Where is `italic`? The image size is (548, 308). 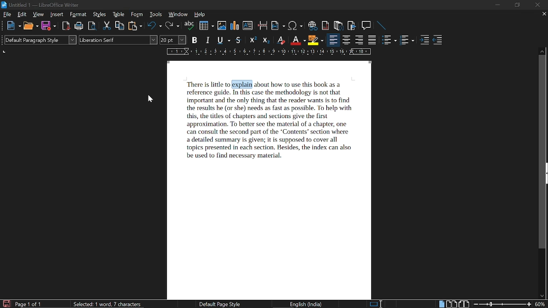
italic is located at coordinates (208, 40).